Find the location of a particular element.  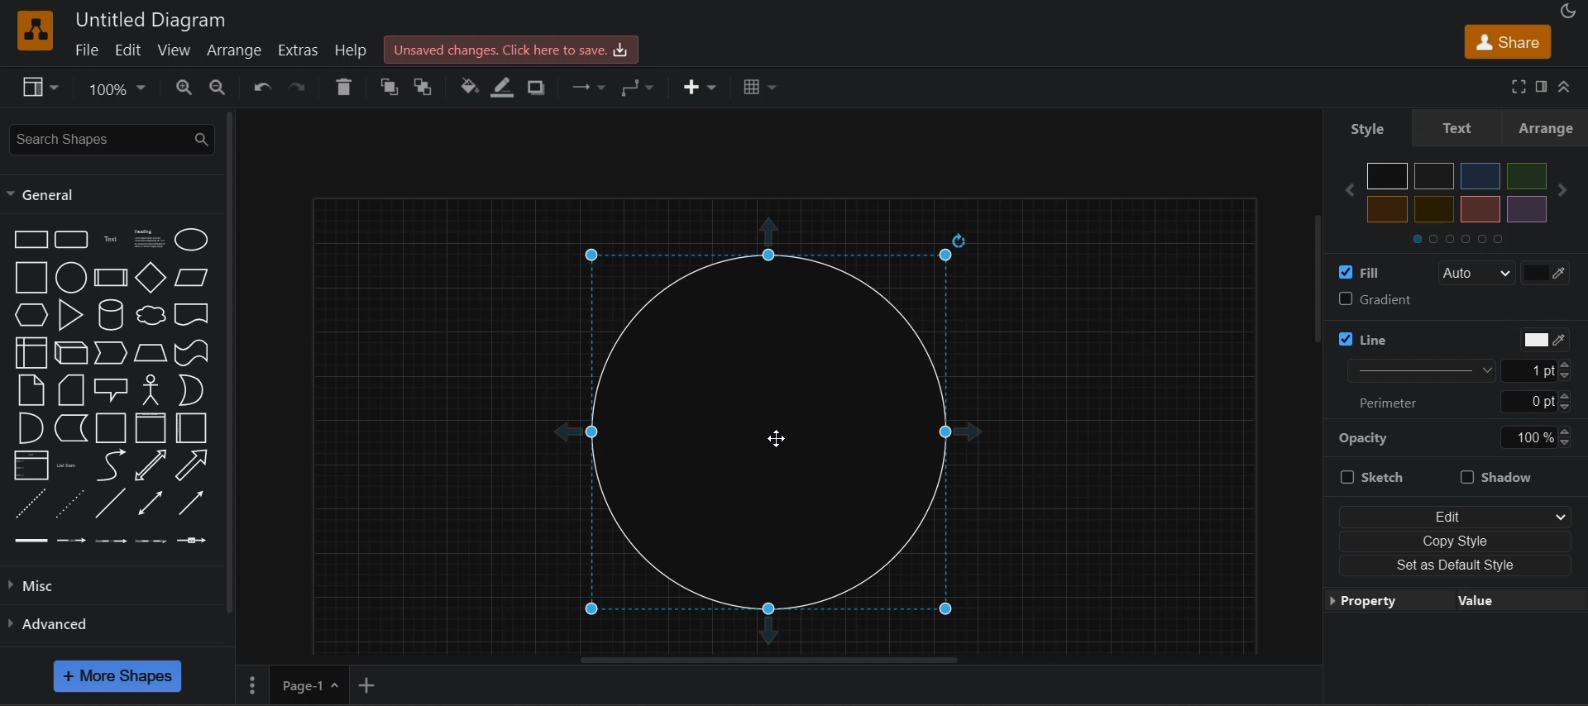

help is located at coordinates (352, 50).